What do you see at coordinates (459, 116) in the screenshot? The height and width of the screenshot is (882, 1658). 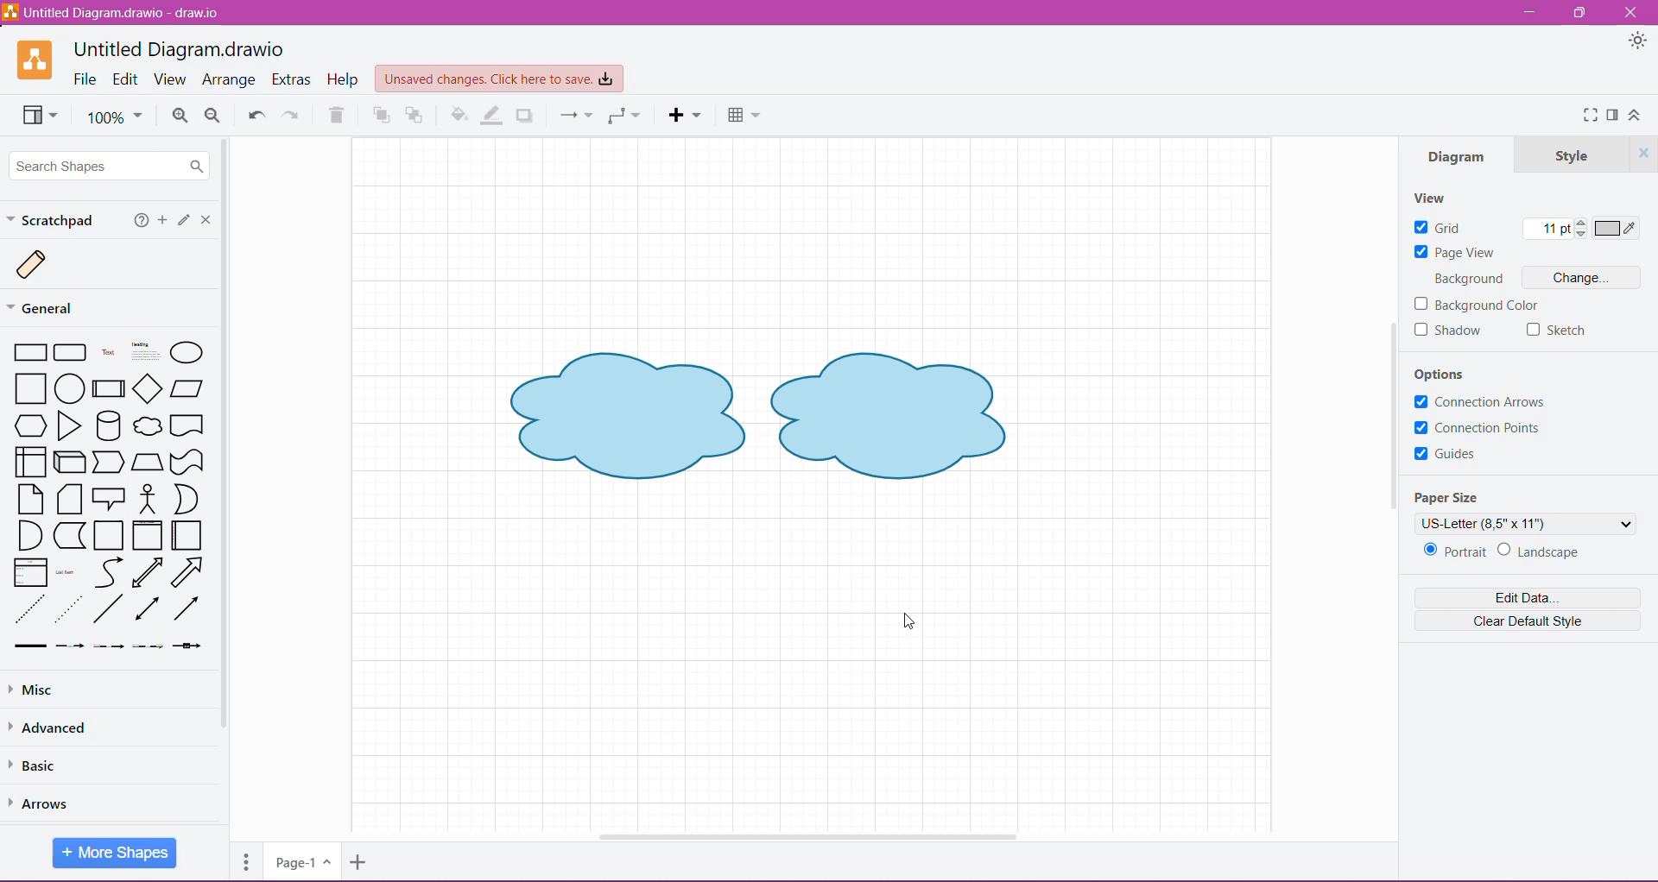 I see `Fill Color` at bounding box center [459, 116].